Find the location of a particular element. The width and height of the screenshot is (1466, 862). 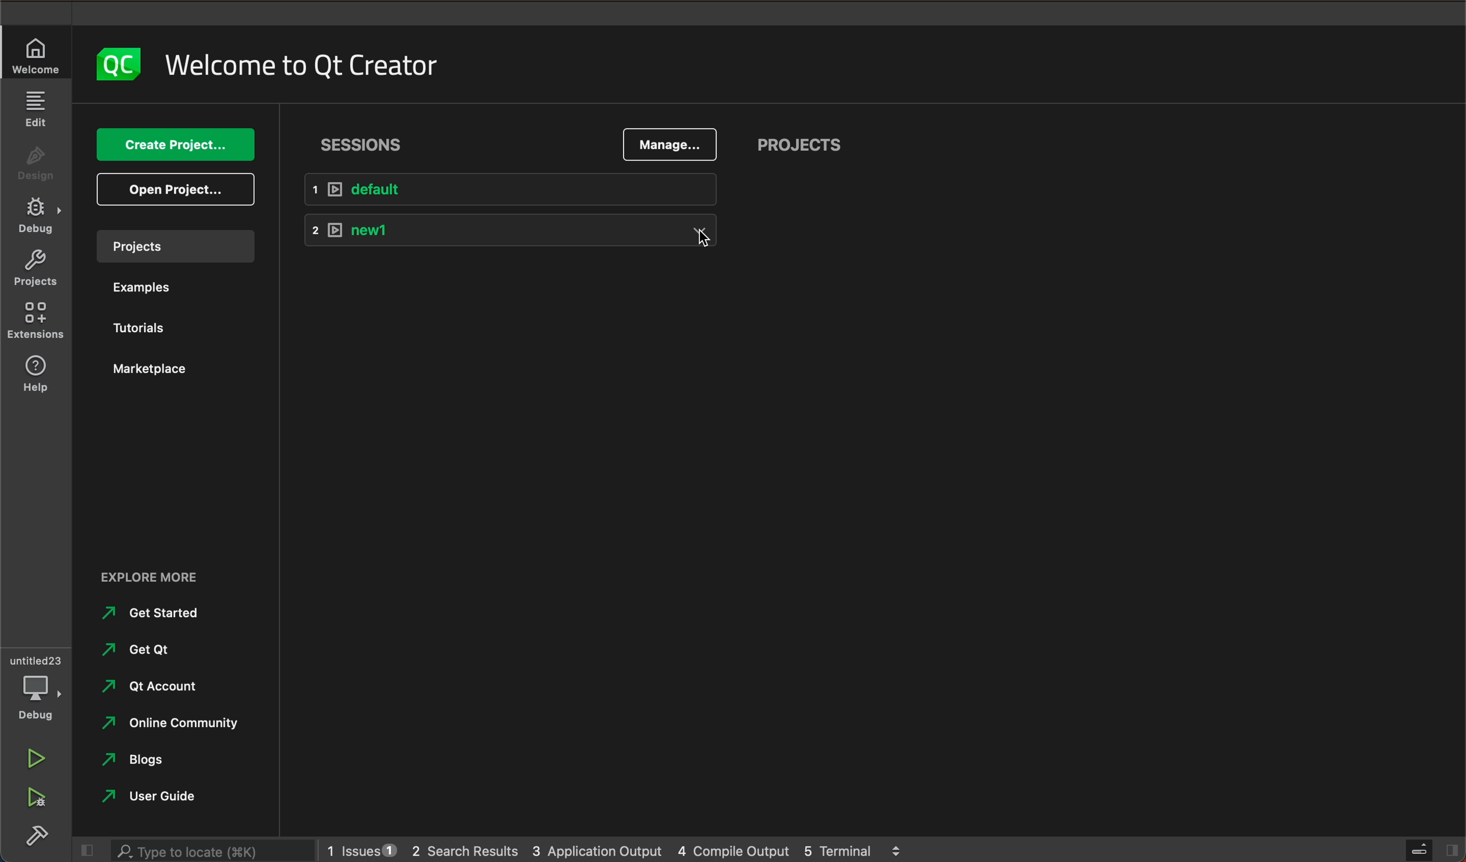

NEW is located at coordinates (517, 234).